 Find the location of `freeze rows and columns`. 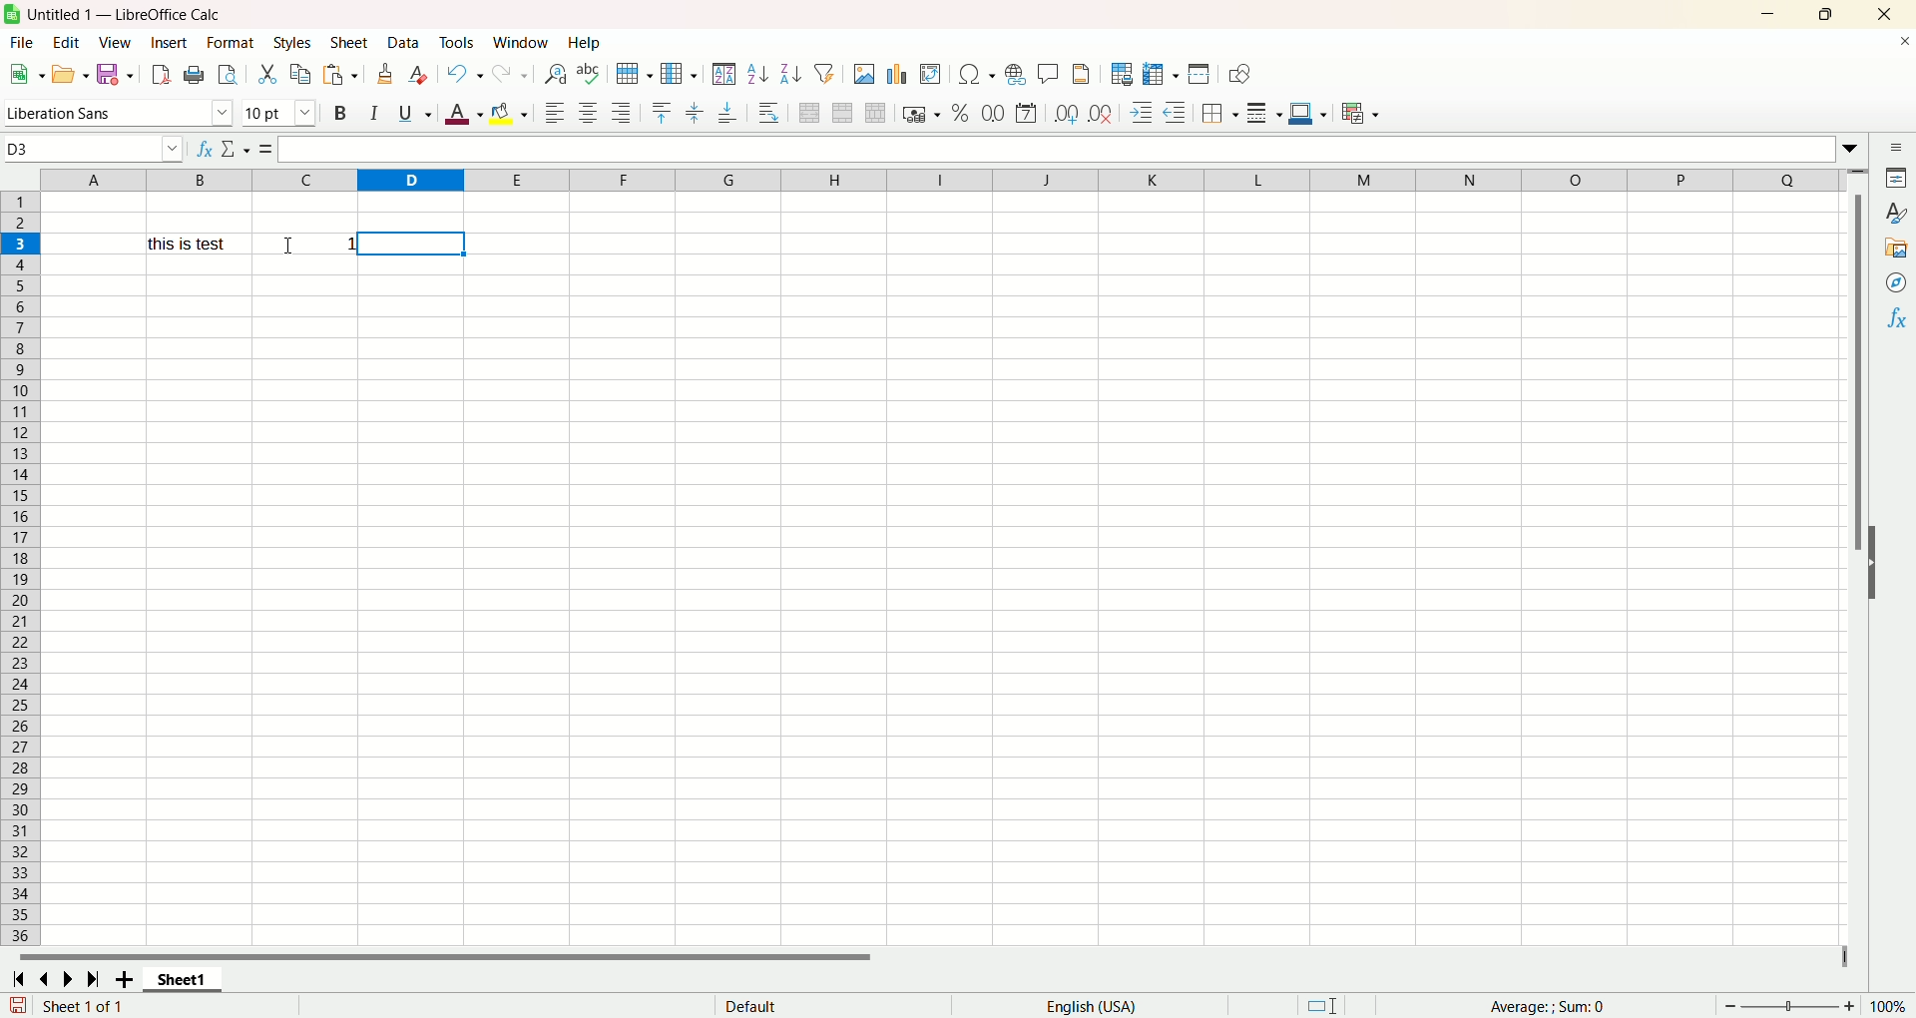

freeze rows and columns is located at coordinates (1159, 73).